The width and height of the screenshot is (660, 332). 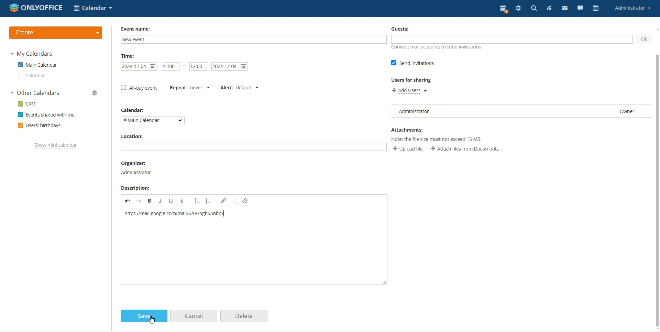 What do you see at coordinates (27, 103) in the screenshot?
I see `crm` at bounding box center [27, 103].